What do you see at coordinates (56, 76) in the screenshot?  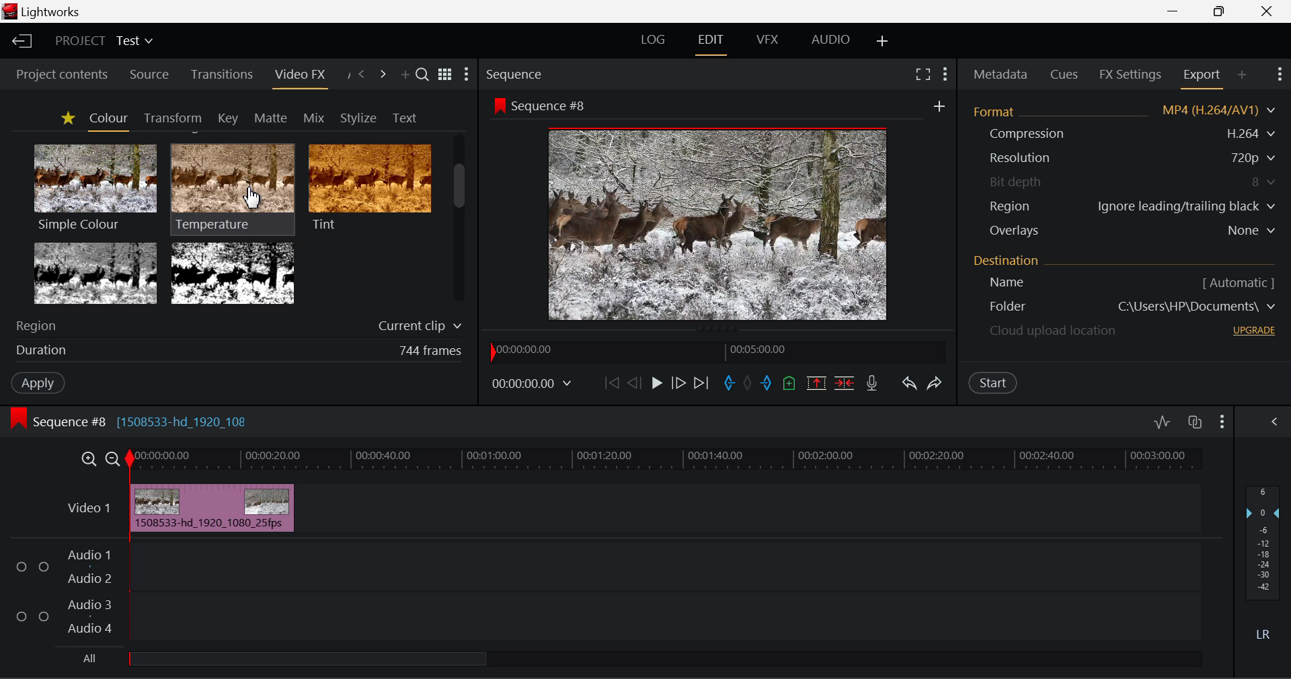 I see `Project contents` at bounding box center [56, 76].